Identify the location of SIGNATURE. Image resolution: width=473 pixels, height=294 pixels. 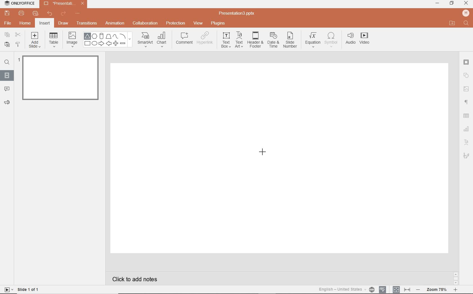
(467, 155).